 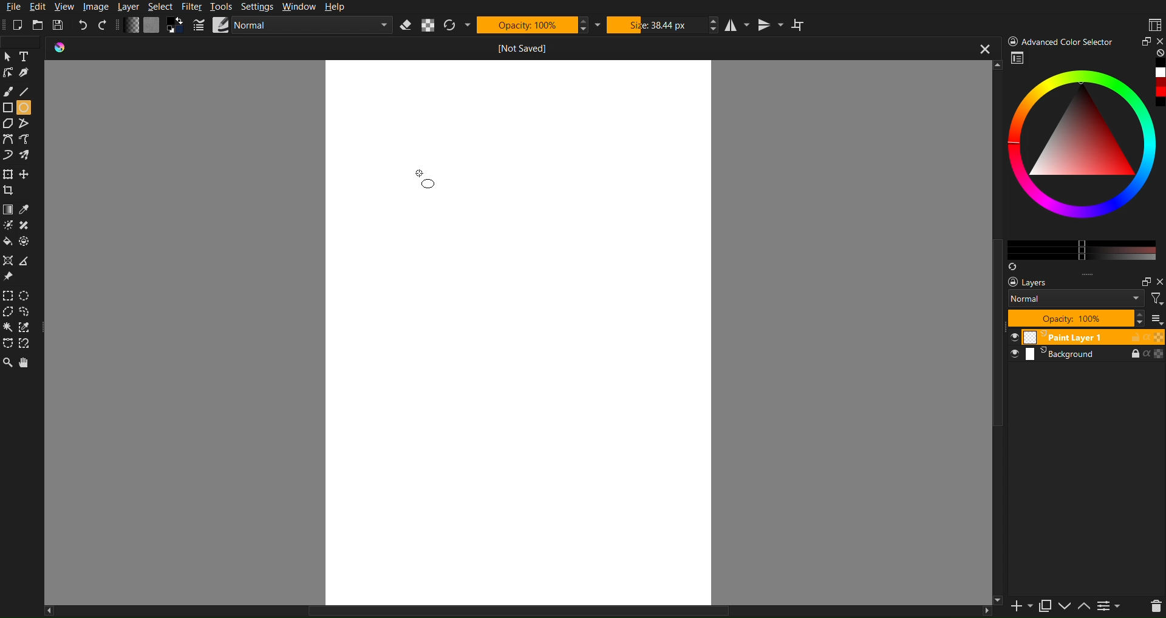 I want to click on Open, so click(x=41, y=24).